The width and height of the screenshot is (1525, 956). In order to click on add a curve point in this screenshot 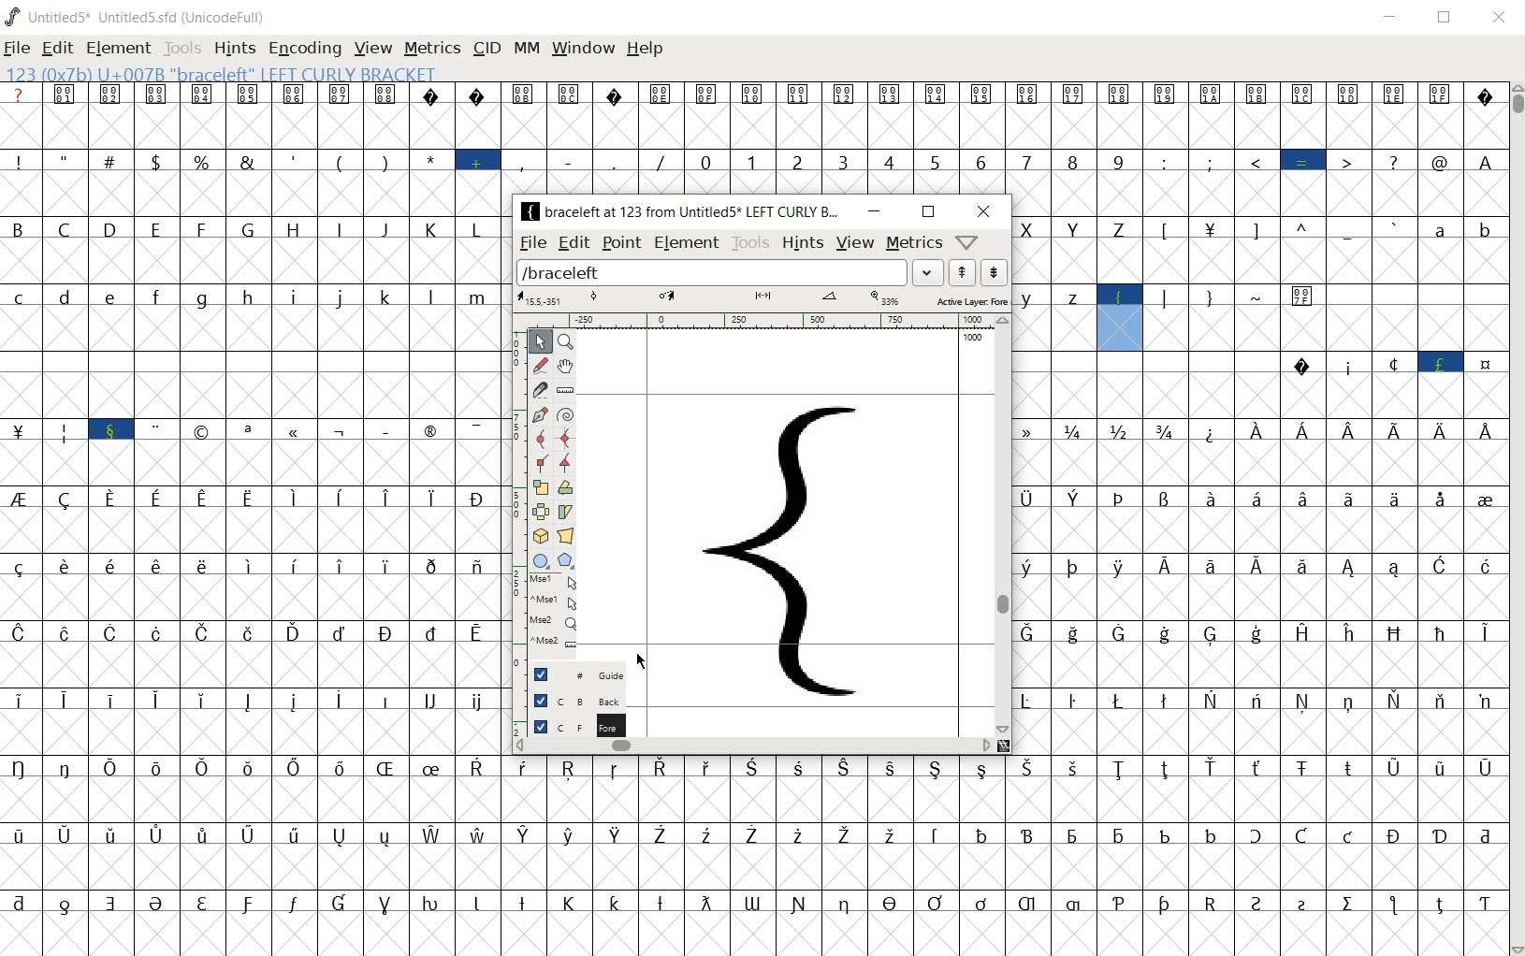, I will do `click(542, 439)`.